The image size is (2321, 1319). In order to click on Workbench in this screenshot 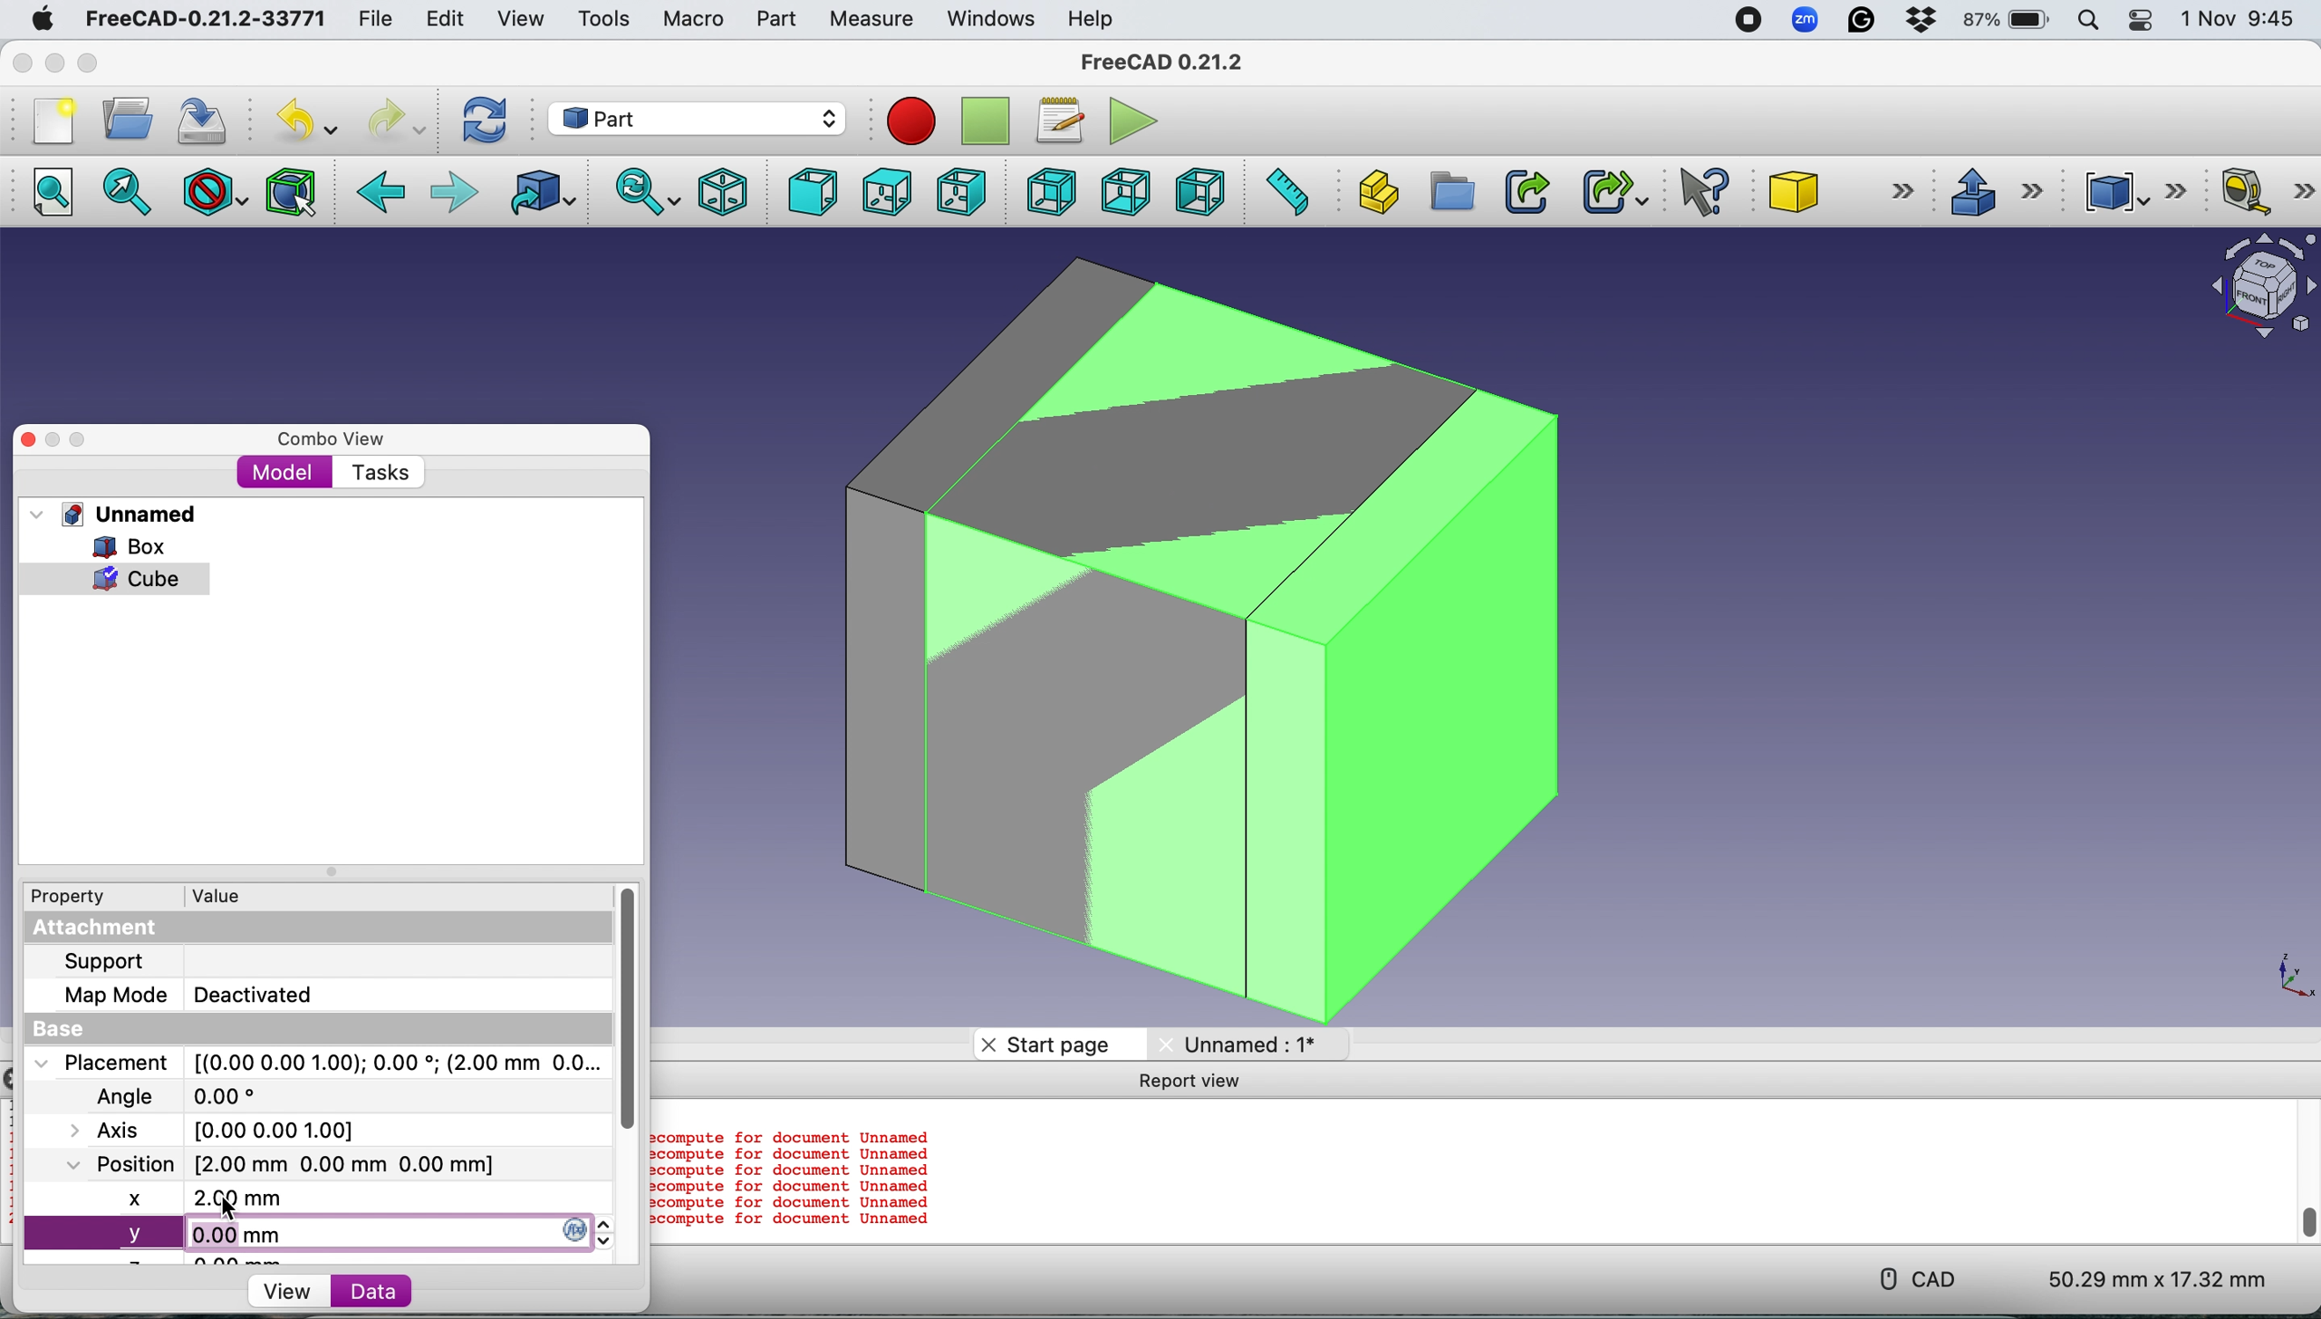, I will do `click(696, 117)`.